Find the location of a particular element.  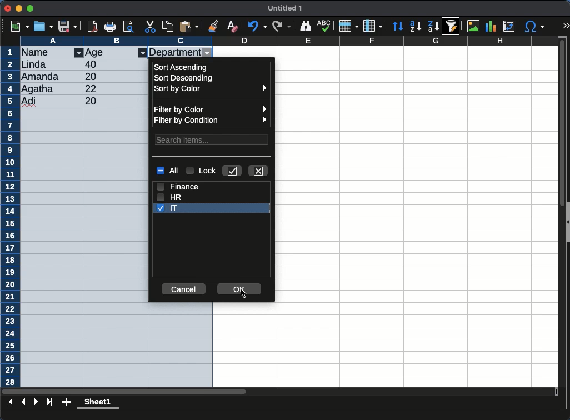

amanda is located at coordinates (41, 76).